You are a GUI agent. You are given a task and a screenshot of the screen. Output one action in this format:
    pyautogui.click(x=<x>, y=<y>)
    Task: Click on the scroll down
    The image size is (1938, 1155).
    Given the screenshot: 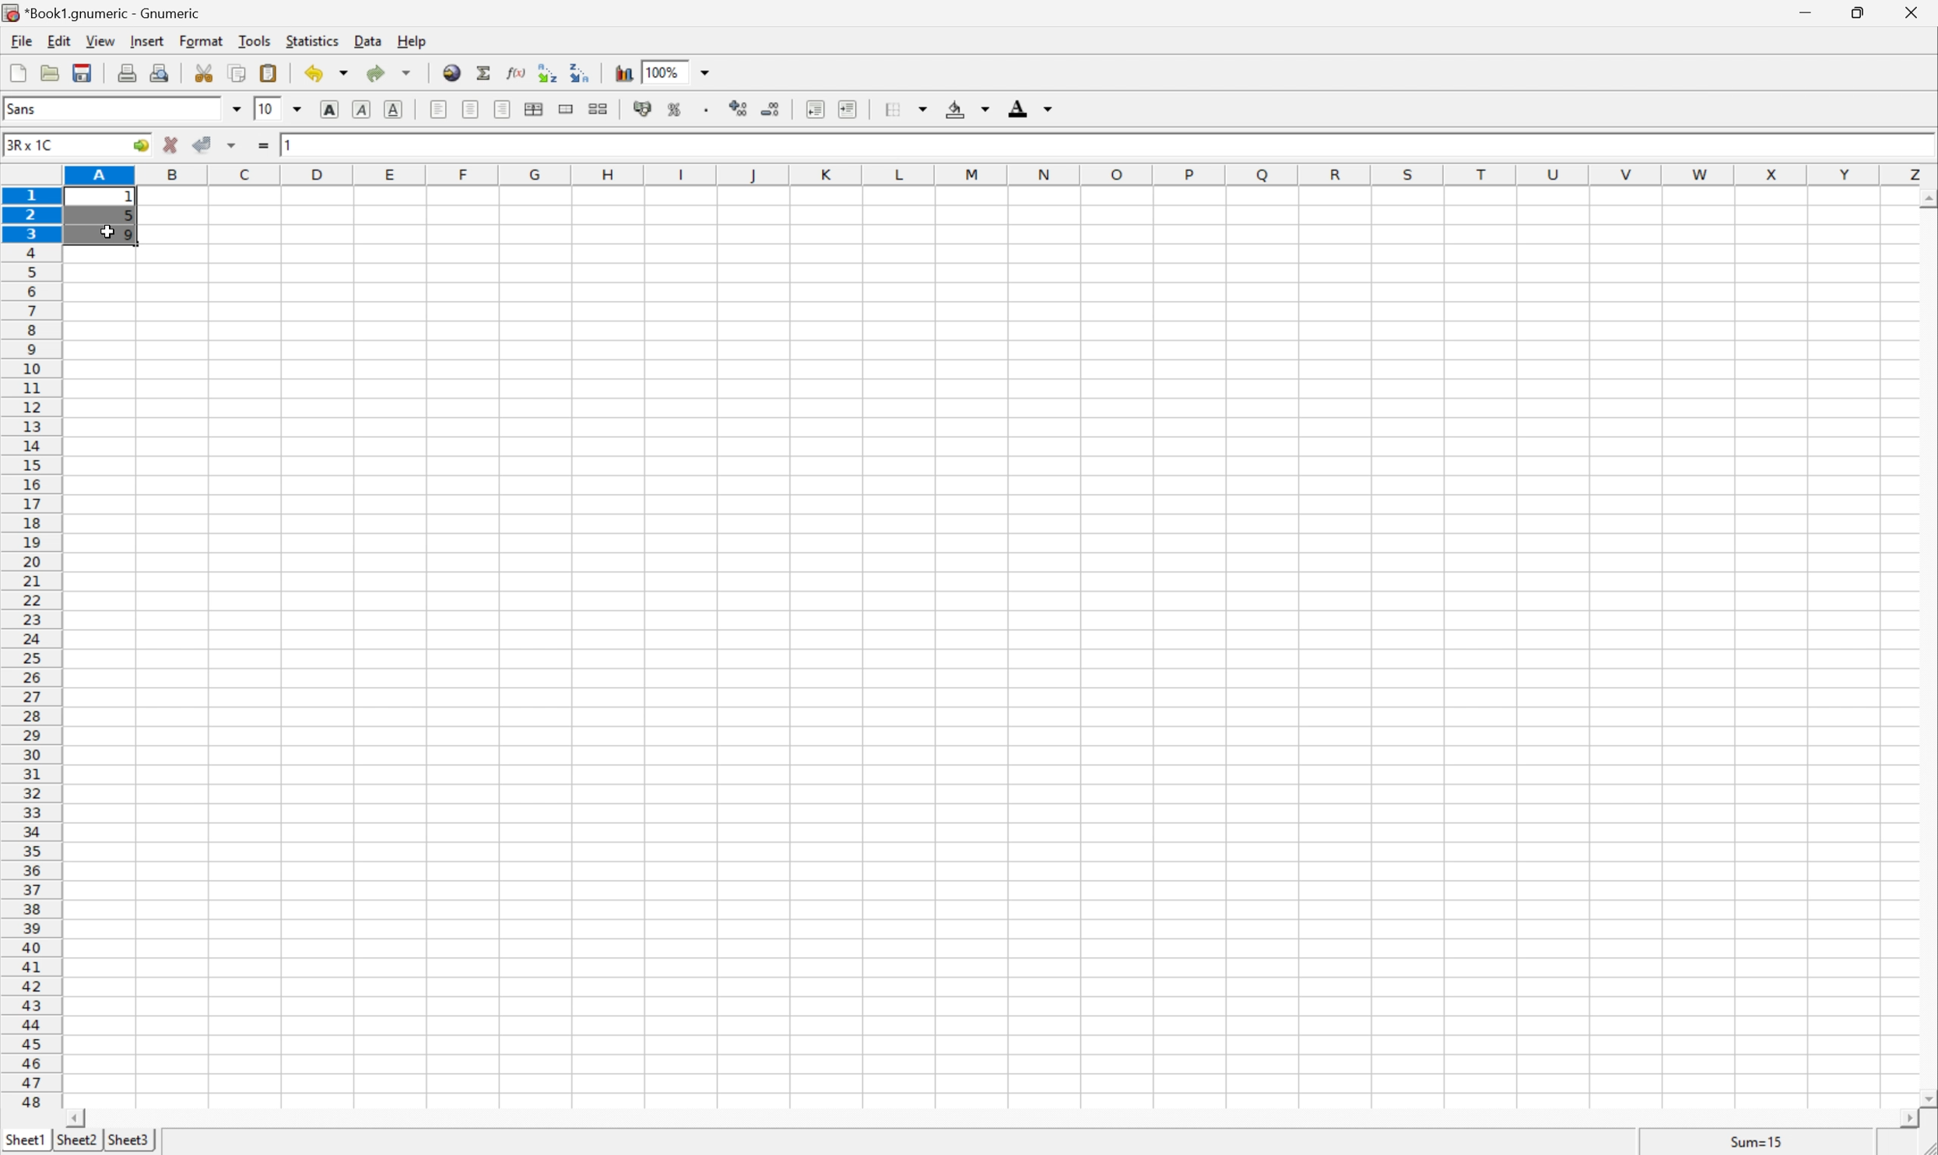 What is the action you would take?
    pyautogui.click(x=1926, y=1097)
    